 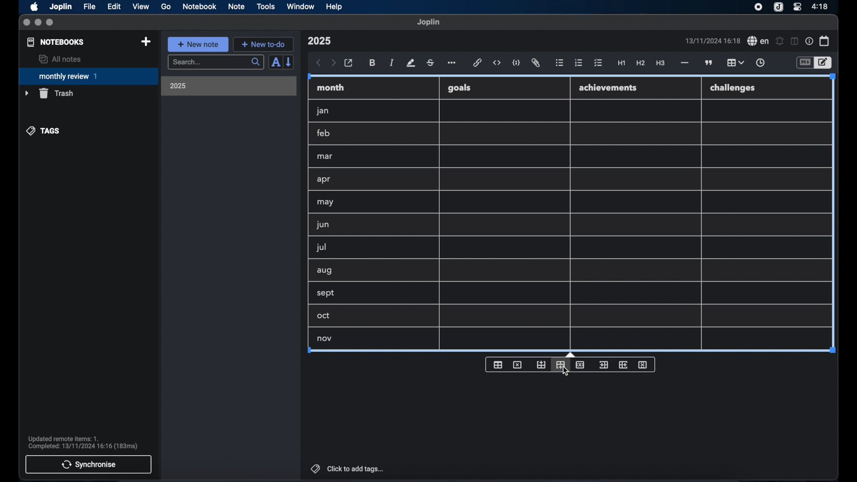 What do you see at coordinates (166, 6) in the screenshot?
I see `go` at bounding box center [166, 6].